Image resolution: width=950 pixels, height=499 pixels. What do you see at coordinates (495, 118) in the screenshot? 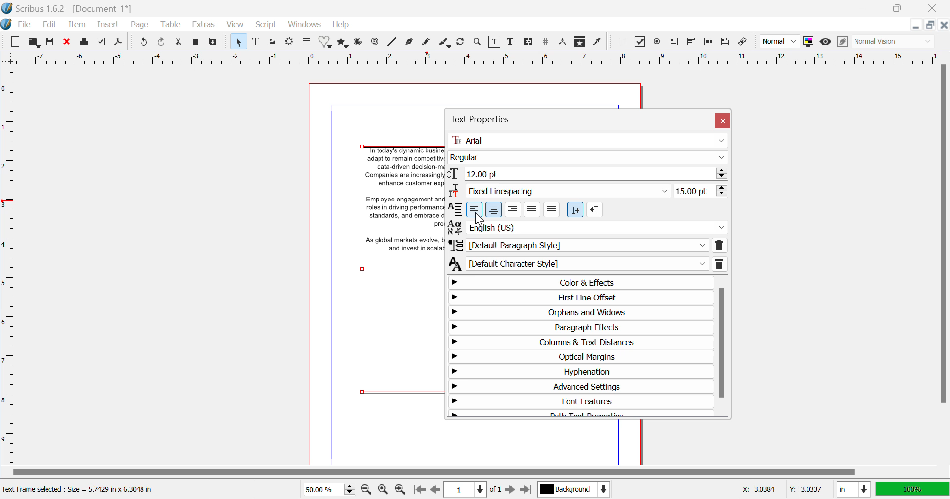
I see `Text Properties` at bounding box center [495, 118].